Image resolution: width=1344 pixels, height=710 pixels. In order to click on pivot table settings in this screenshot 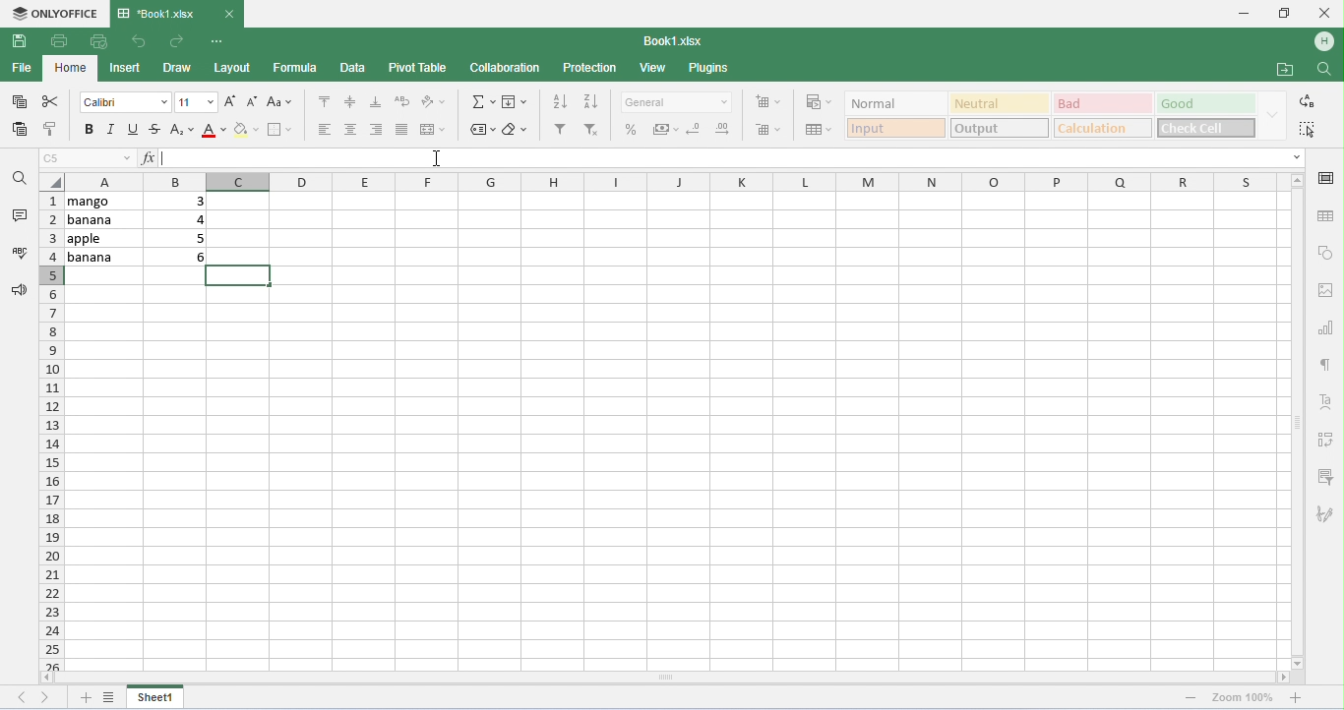, I will do `click(1324, 439)`.